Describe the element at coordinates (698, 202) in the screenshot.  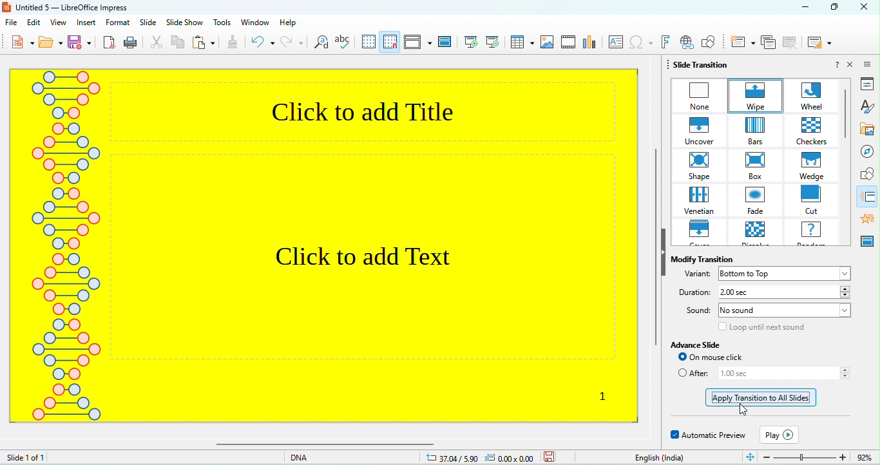
I see `venetian` at that location.